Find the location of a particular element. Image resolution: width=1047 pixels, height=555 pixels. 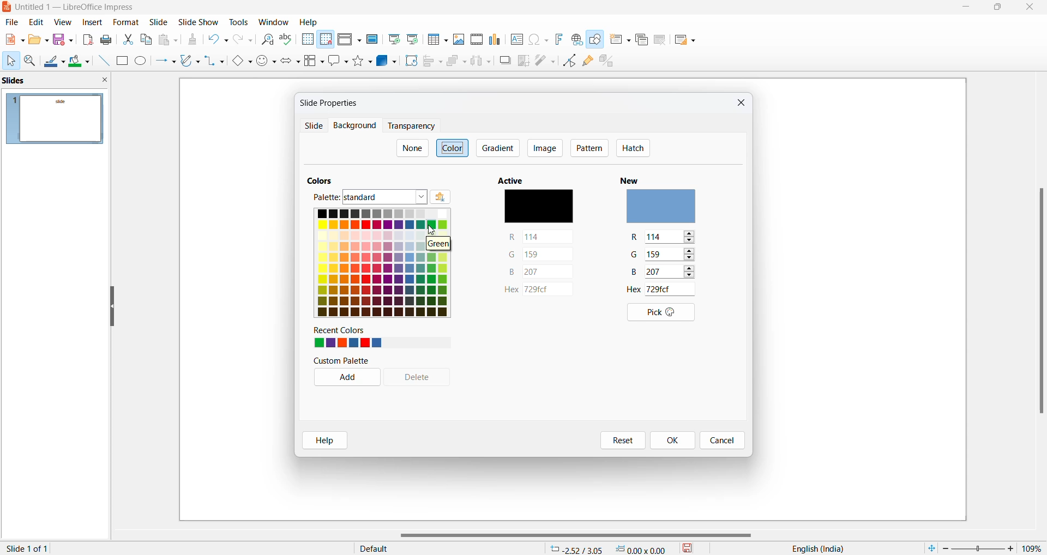

insert hyperlink is located at coordinates (576, 39).